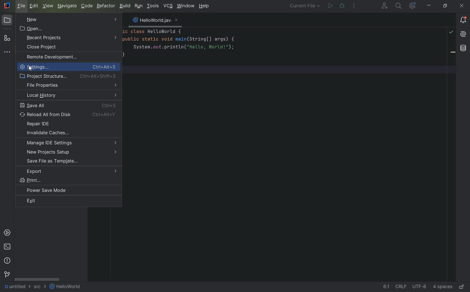 The width and height of the screenshot is (470, 292). I want to click on new projects setup, so click(72, 152).